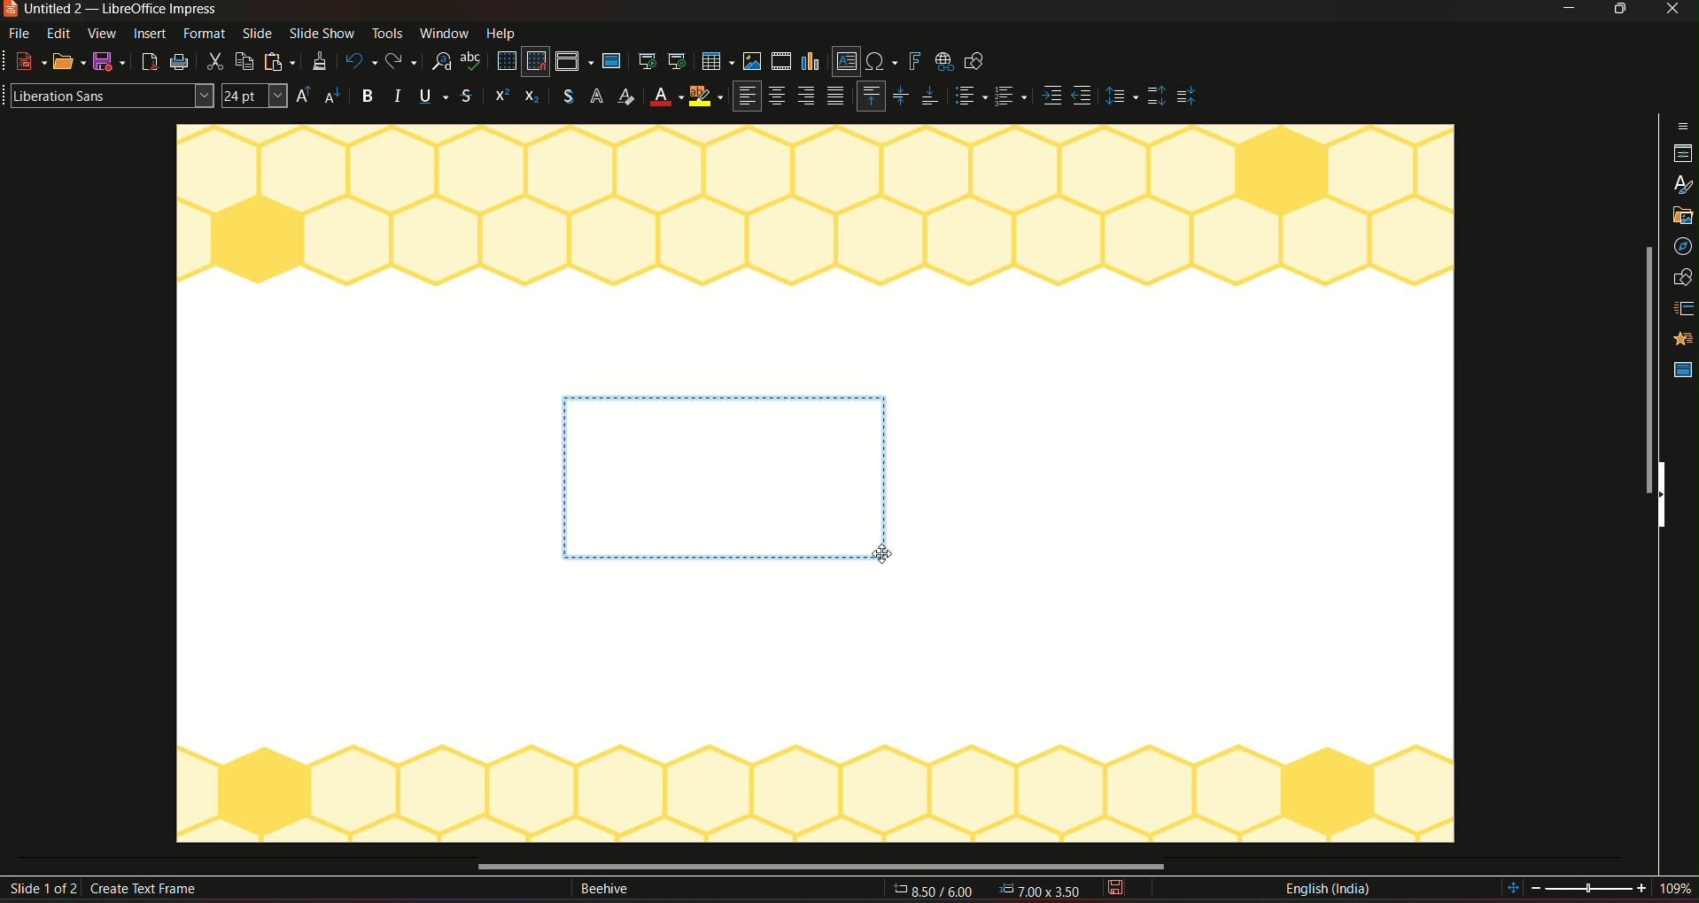 This screenshot has height=903, width=1699. Describe the element at coordinates (1681, 890) in the screenshot. I see `current zoom` at that location.